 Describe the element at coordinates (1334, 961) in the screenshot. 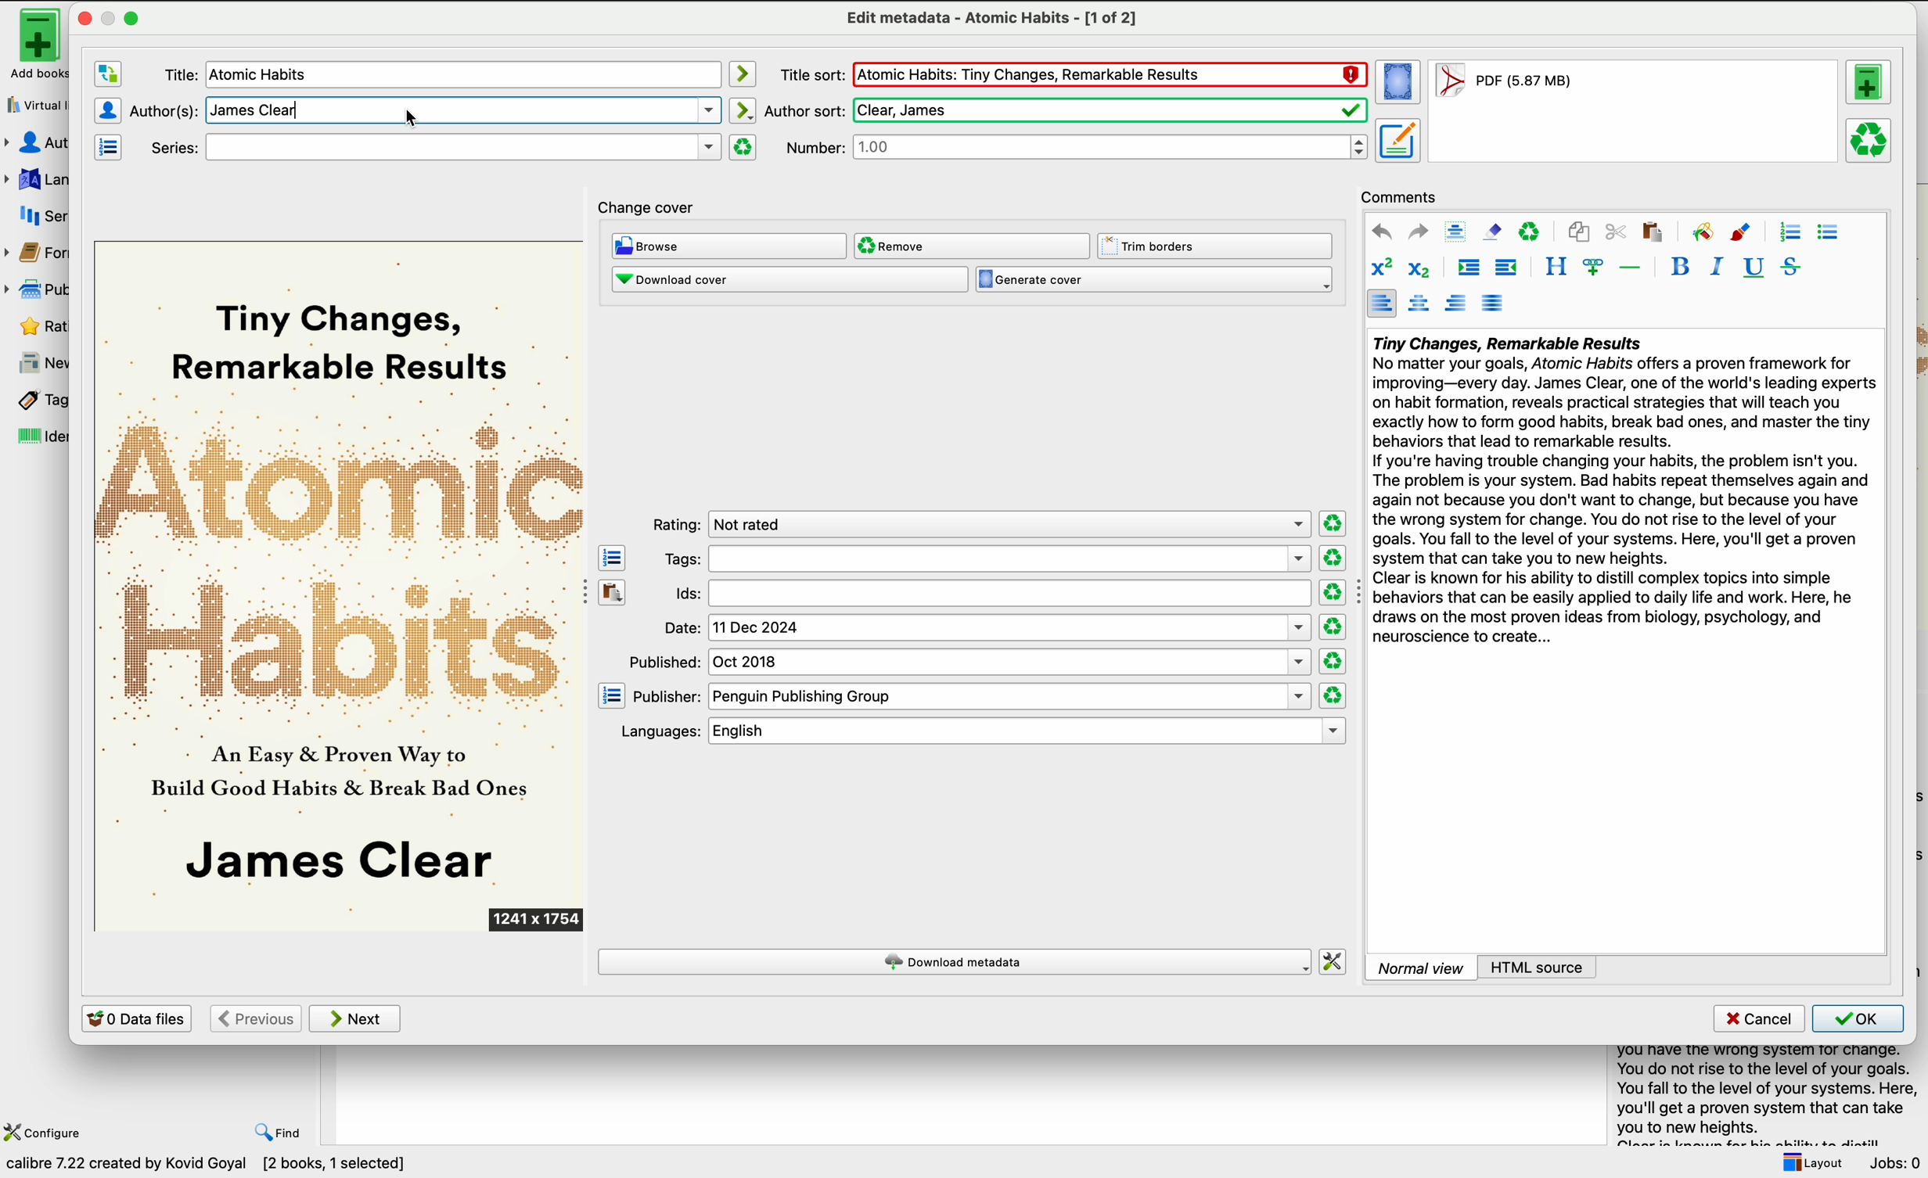

I see `change how calibre downloads metadata` at that location.